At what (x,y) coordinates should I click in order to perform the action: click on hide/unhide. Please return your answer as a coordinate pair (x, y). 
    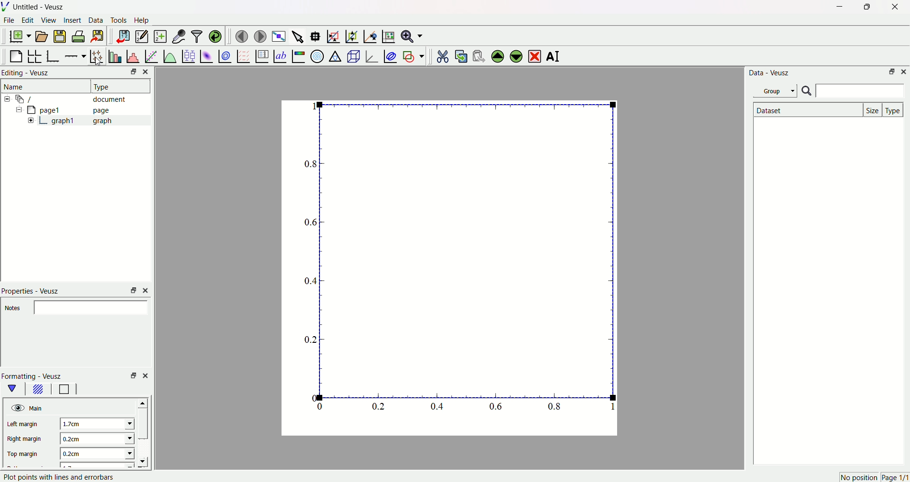
    Looking at the image, I should click on (17, 408).